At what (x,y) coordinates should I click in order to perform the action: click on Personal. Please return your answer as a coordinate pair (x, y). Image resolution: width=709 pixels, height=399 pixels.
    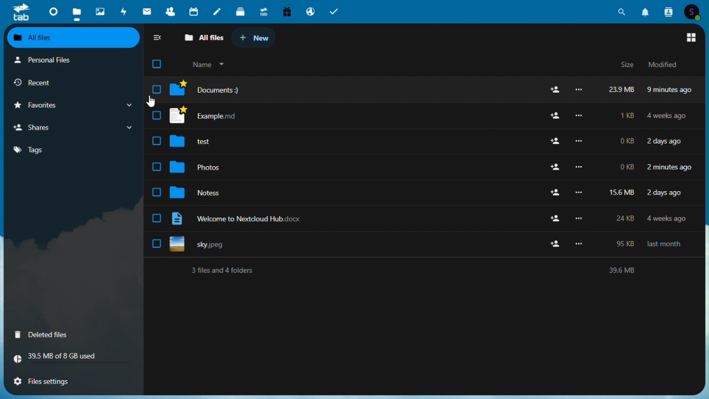
    Looking at the image, I should click on (70, 60).